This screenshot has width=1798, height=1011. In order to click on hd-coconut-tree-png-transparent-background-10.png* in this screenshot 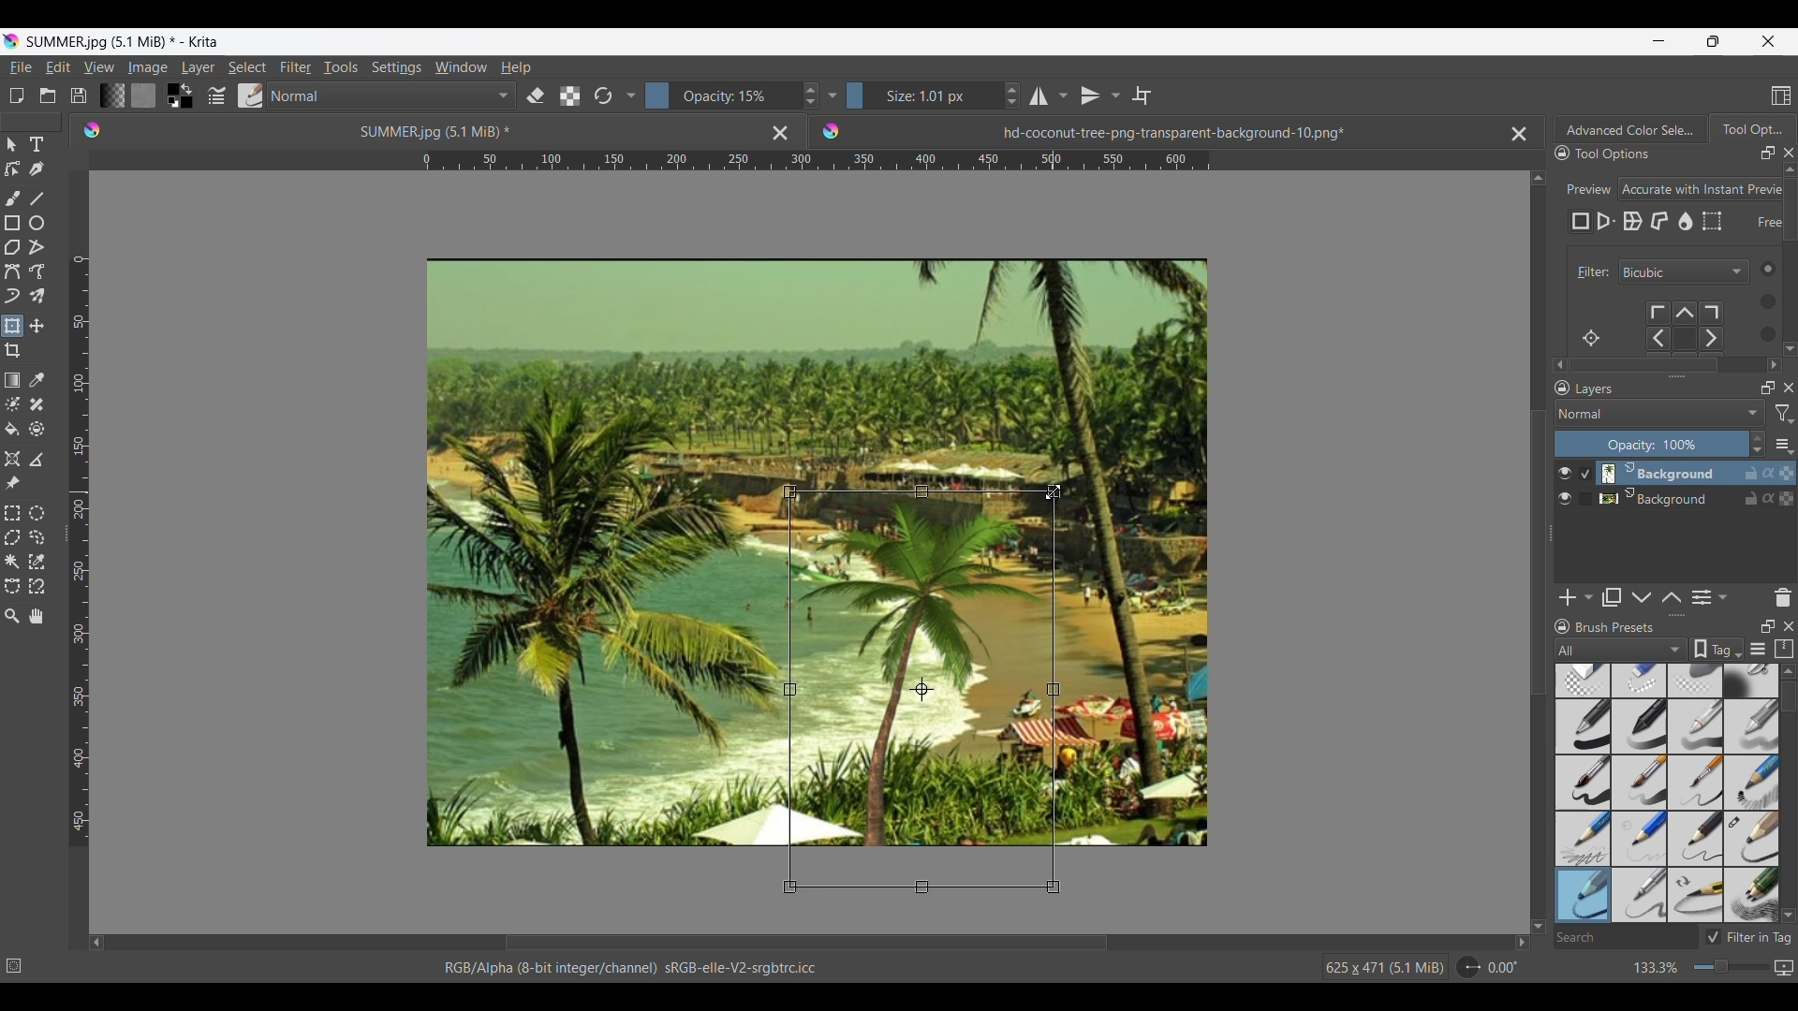, I will do `click(1130, 127)`.